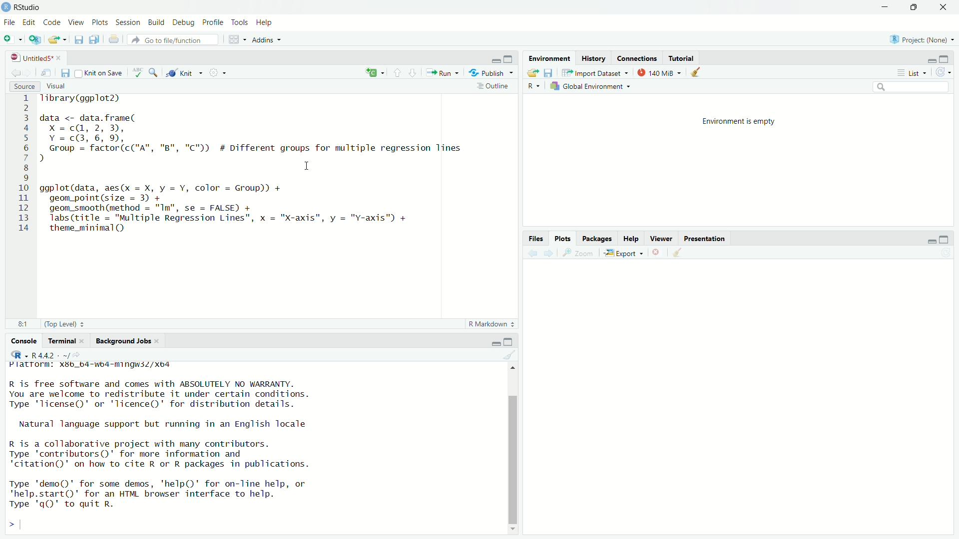  Describe the element at coordinates (18, 341) in the screenshot. I see `Console` at that location.